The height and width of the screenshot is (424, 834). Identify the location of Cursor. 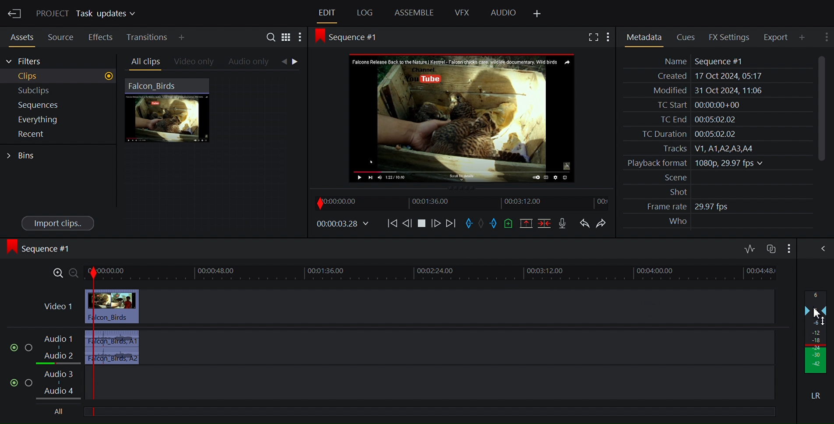
(821, 316).